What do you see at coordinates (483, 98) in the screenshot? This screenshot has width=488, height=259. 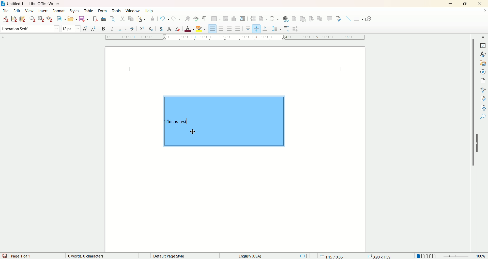 I see `manage changes` at bounding box center [483, 98].